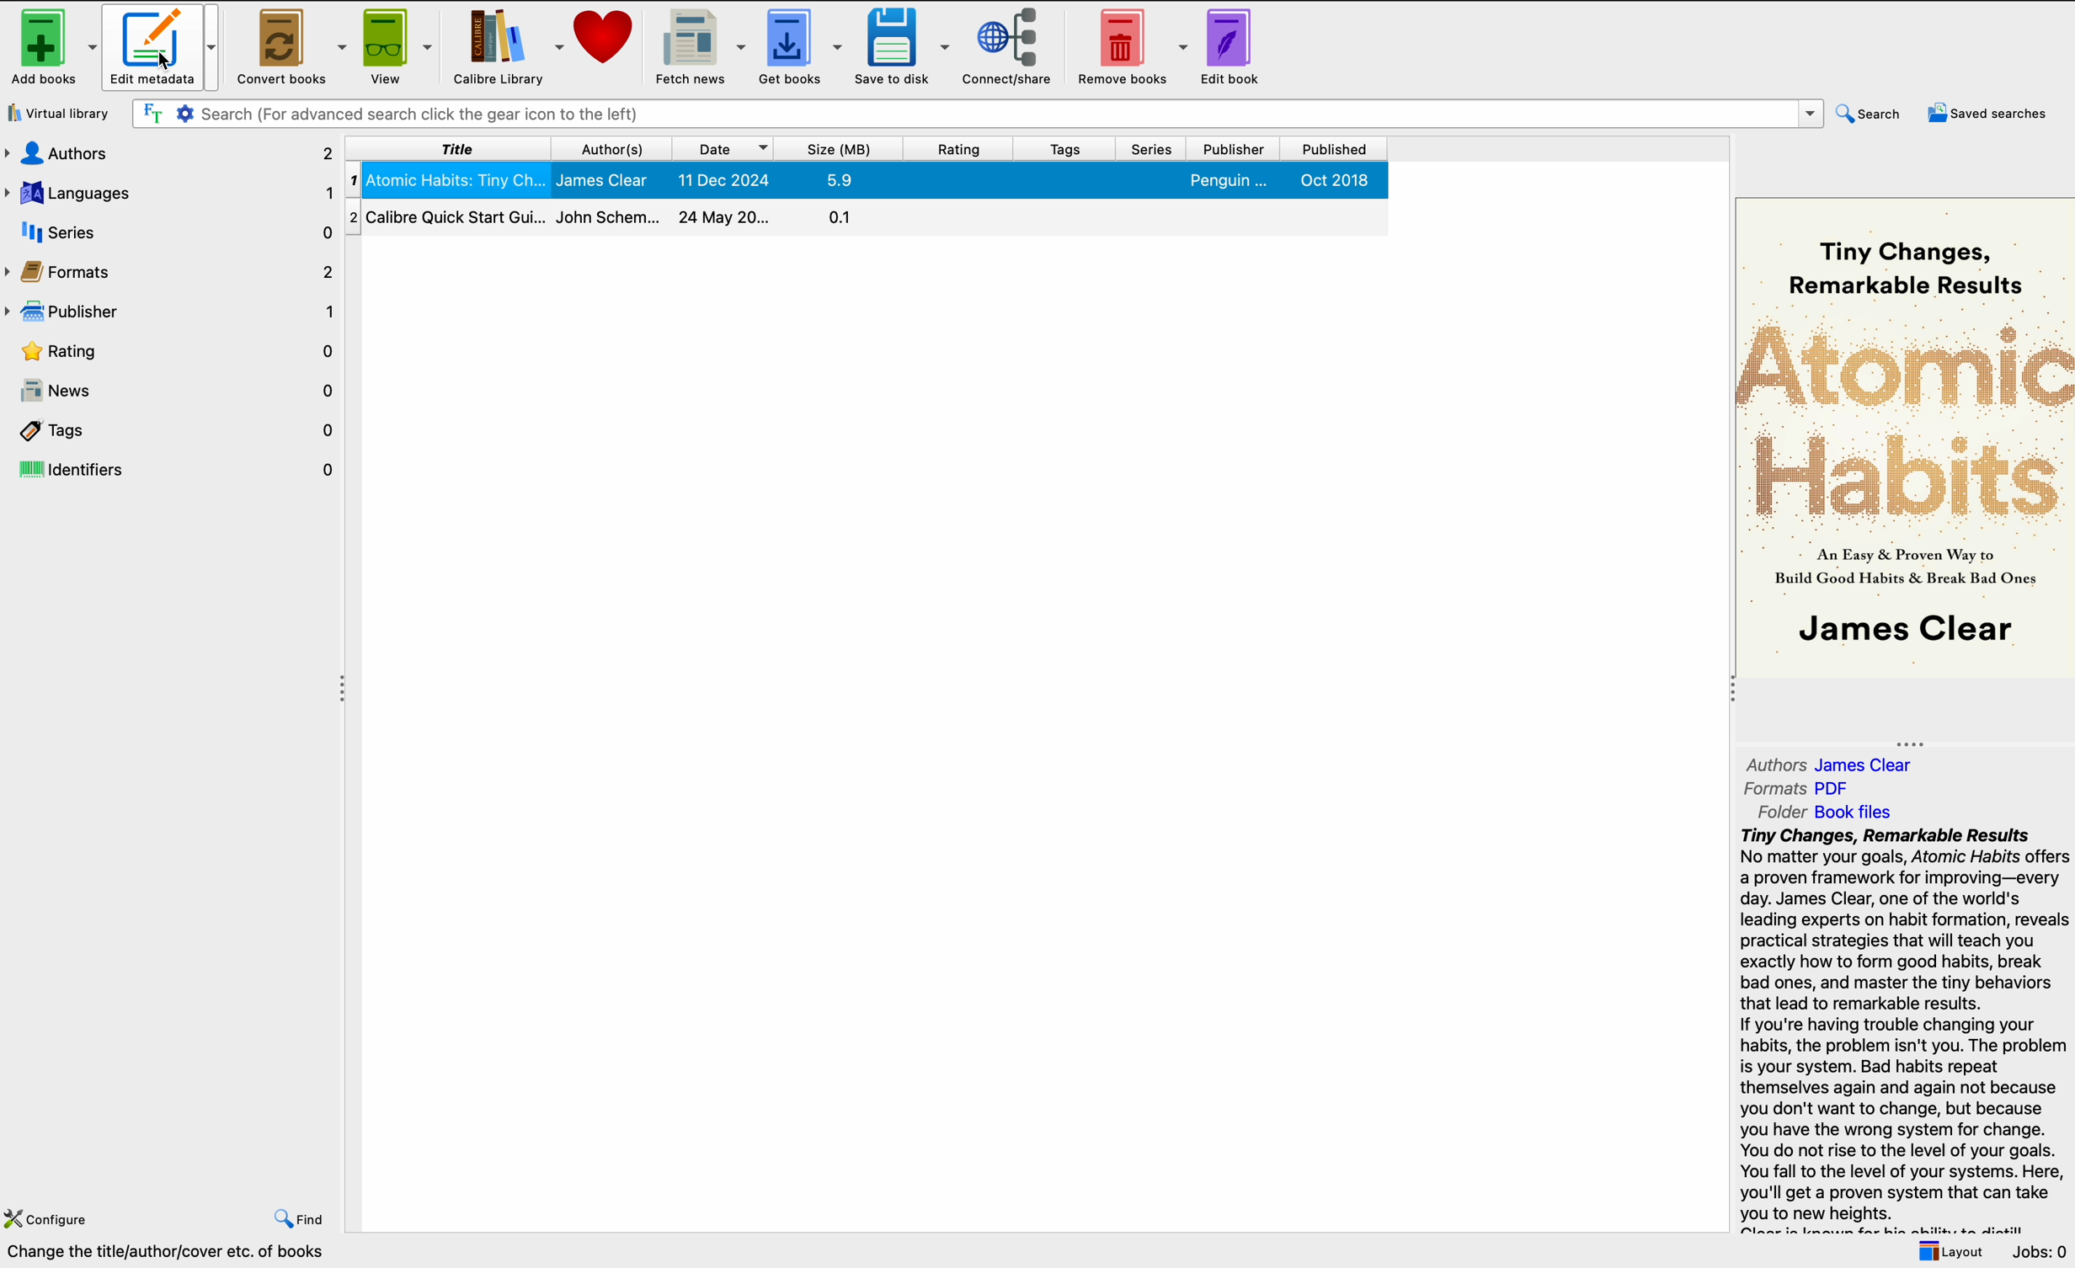  I want to click on cover book, so click(1904, 434).